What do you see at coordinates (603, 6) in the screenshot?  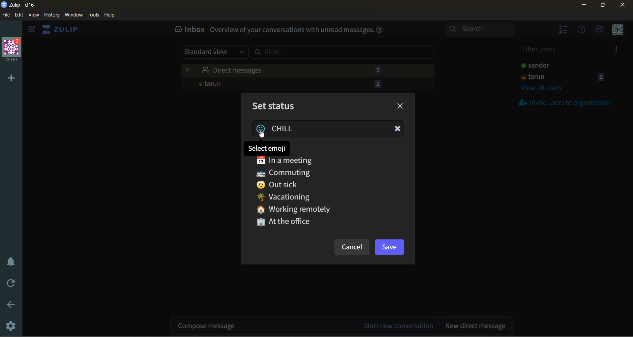 I see `maximize` at bounding box center [603, 6].